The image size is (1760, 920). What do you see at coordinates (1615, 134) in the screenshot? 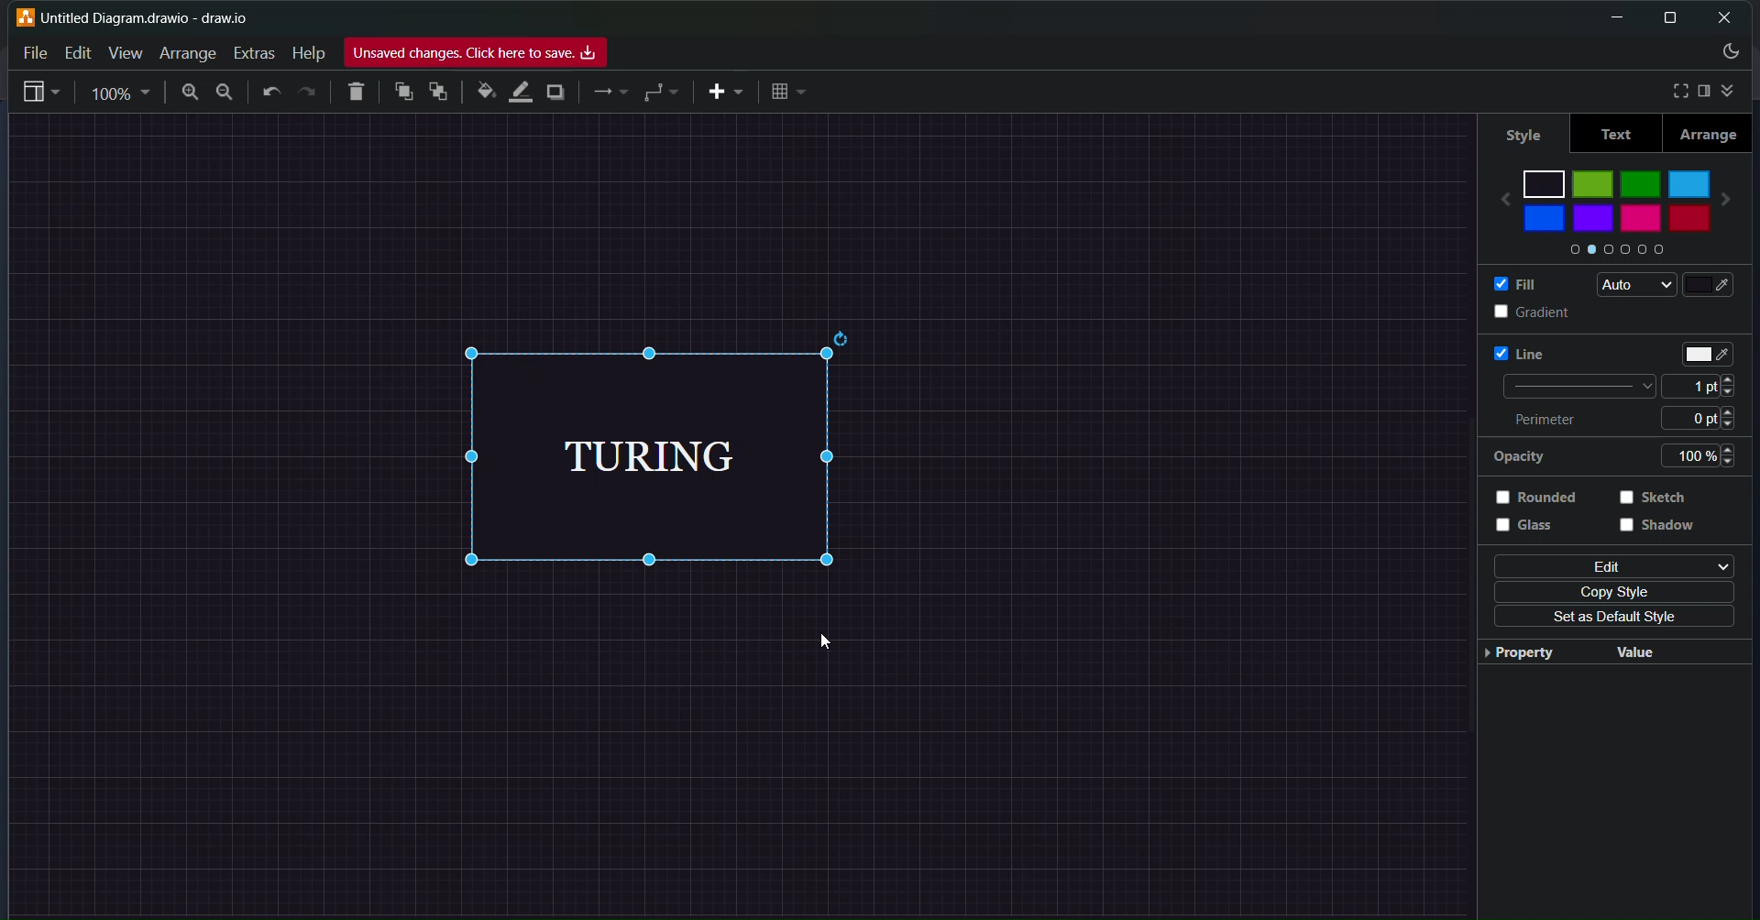
I see `text` at bounding box center [1615, 134].